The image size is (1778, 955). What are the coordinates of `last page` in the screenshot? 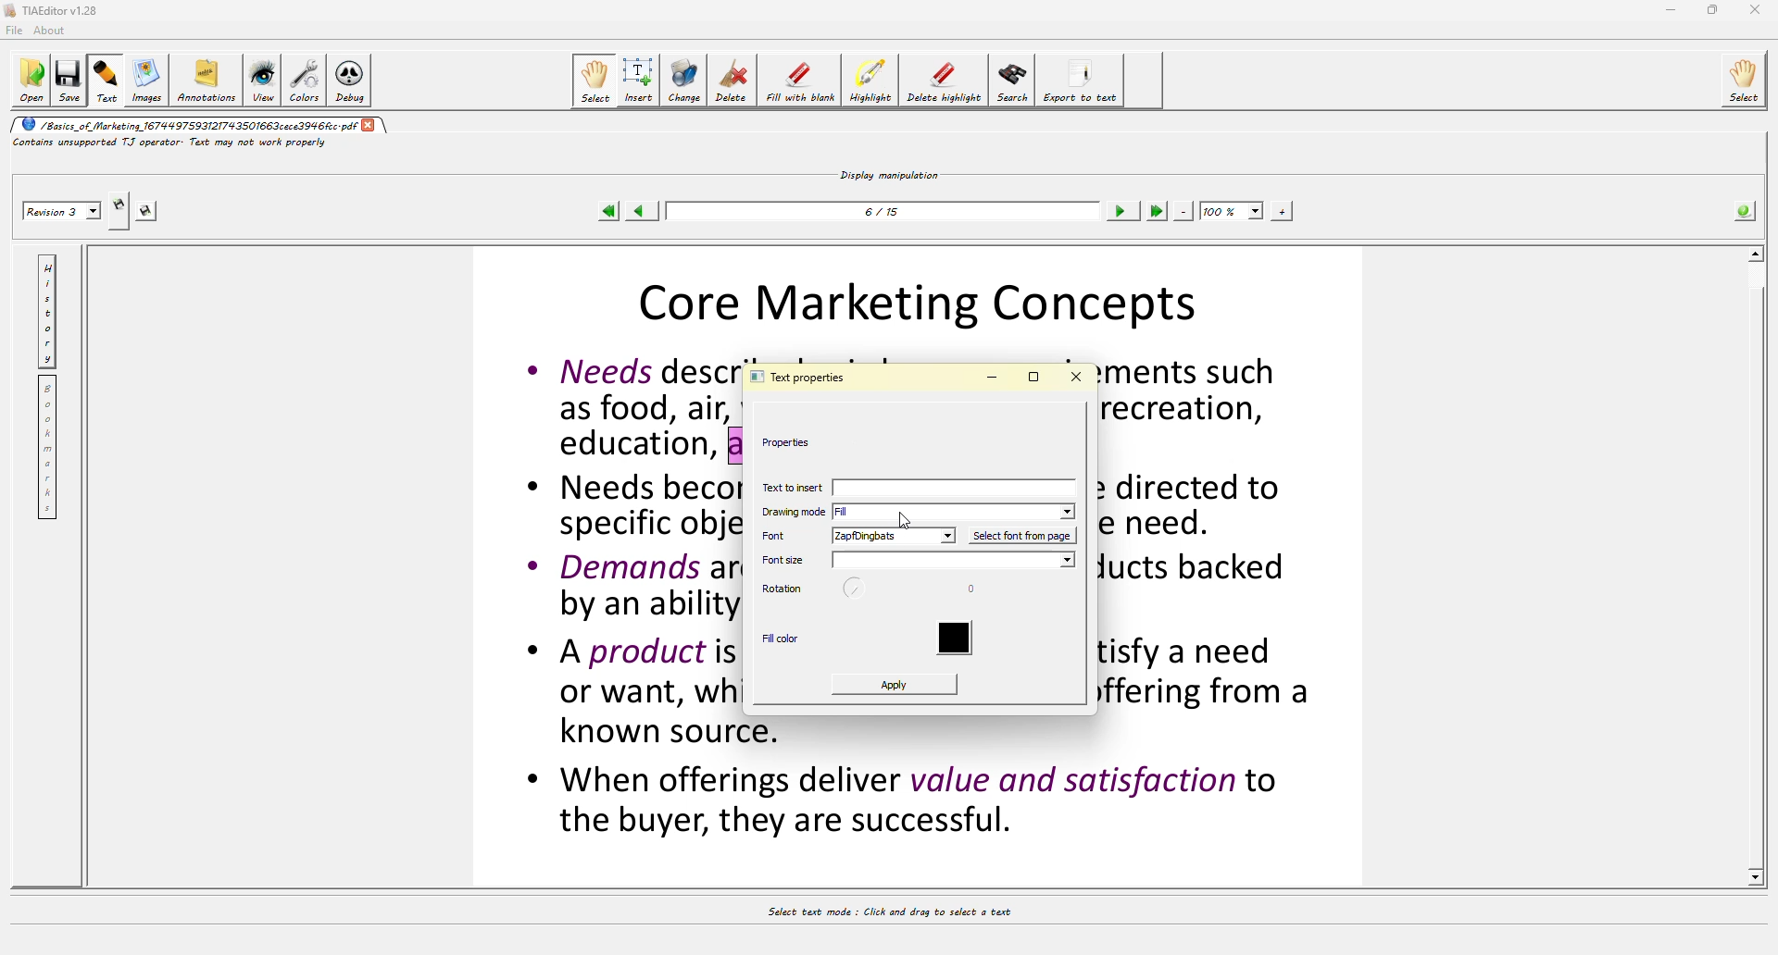 It's located at (1158, 210).